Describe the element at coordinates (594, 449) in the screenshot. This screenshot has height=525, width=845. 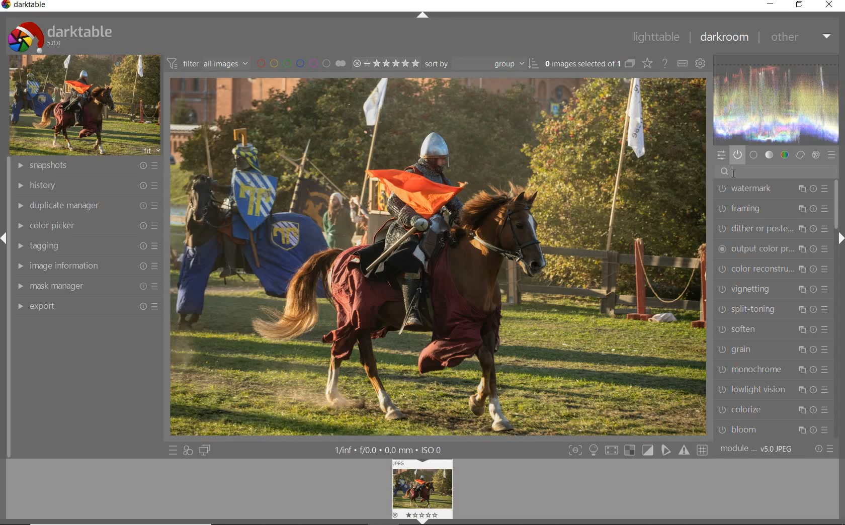
I see `toggle modes` at that location.